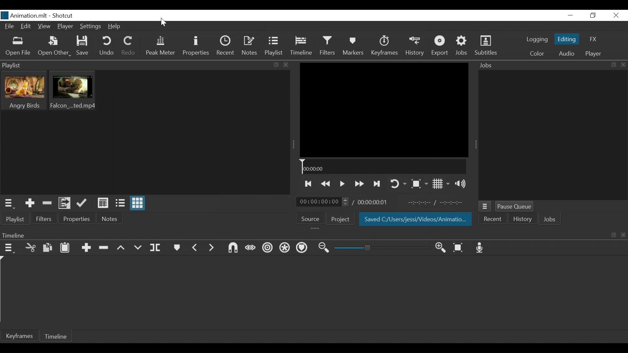 The image size is (628, 353). Describe the element at coordinates (376, 184) in the screenshot. I see `Skip to the next point` at that location.